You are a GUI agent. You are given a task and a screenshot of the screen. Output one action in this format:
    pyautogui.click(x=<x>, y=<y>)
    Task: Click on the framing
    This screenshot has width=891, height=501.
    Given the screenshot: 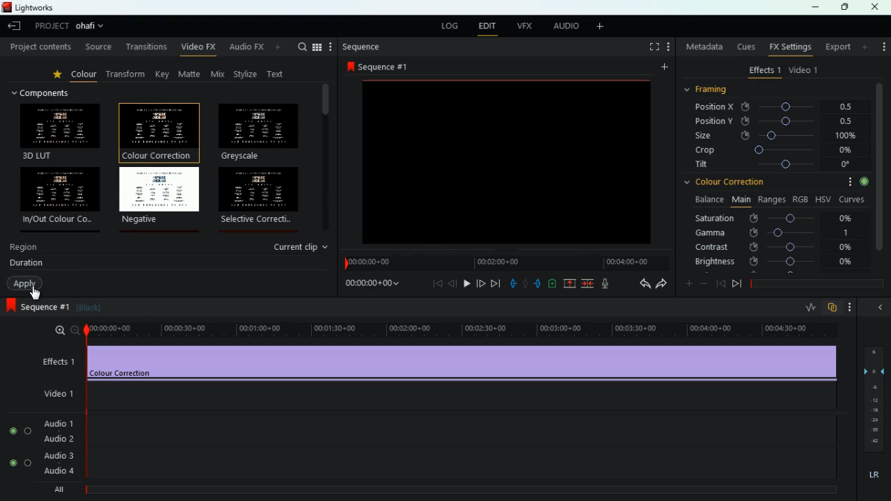 What is the action you would take?
    pyautogui.click(x=707, y=89)
    